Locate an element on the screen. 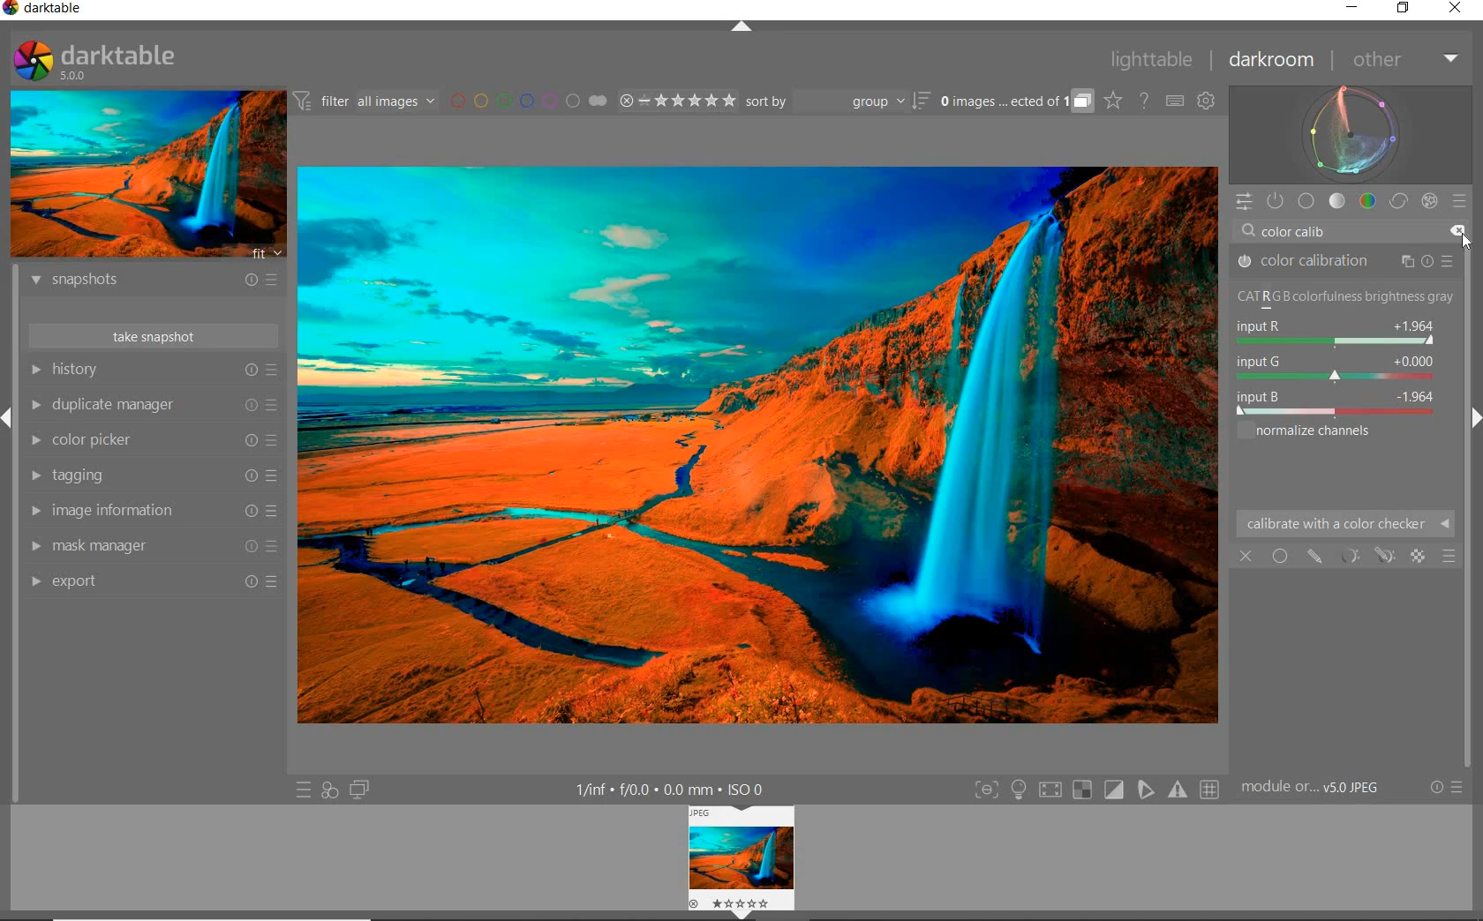 This screenshot has height=921, width=1483. image information is located at coordinates (152, 511).